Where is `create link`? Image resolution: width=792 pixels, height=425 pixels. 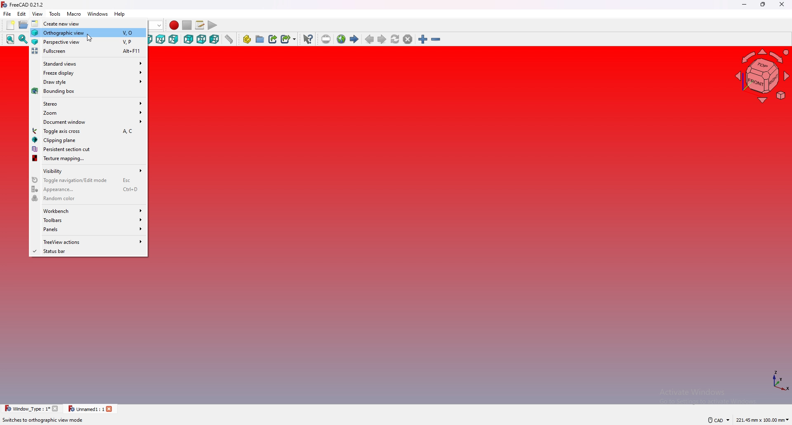 create link is located at coordinates (273, 39).